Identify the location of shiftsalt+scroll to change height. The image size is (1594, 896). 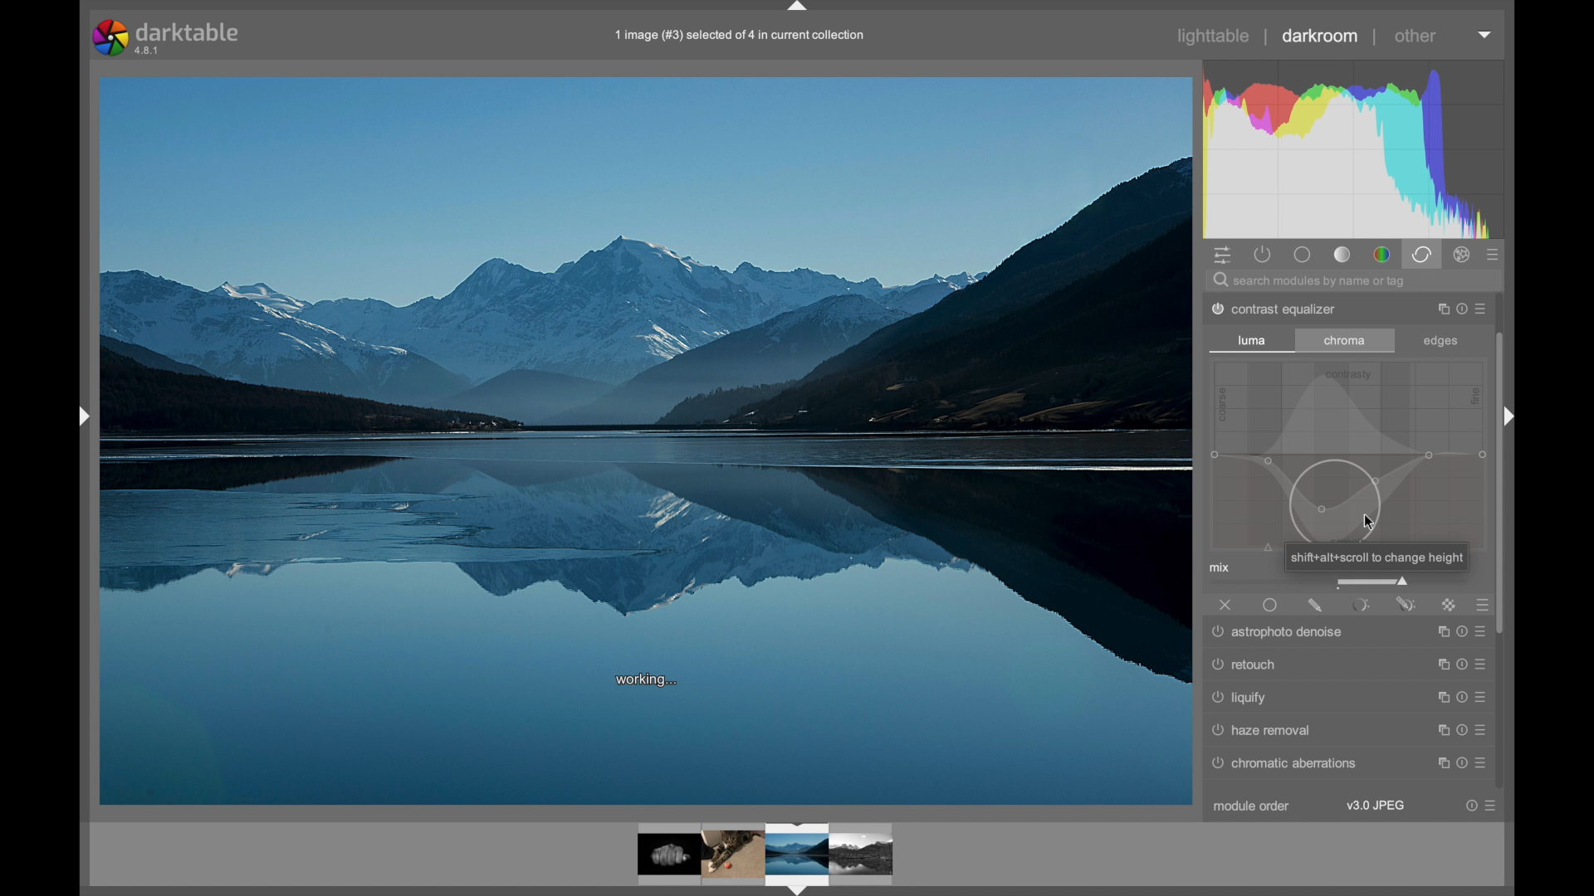
(1378, 558).